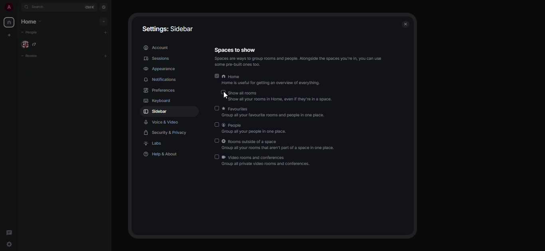 This screenshot has width=545, height=251. Describe the element at coordinates (236, 50) in the screenshot. I see `spaces to show` at that location.